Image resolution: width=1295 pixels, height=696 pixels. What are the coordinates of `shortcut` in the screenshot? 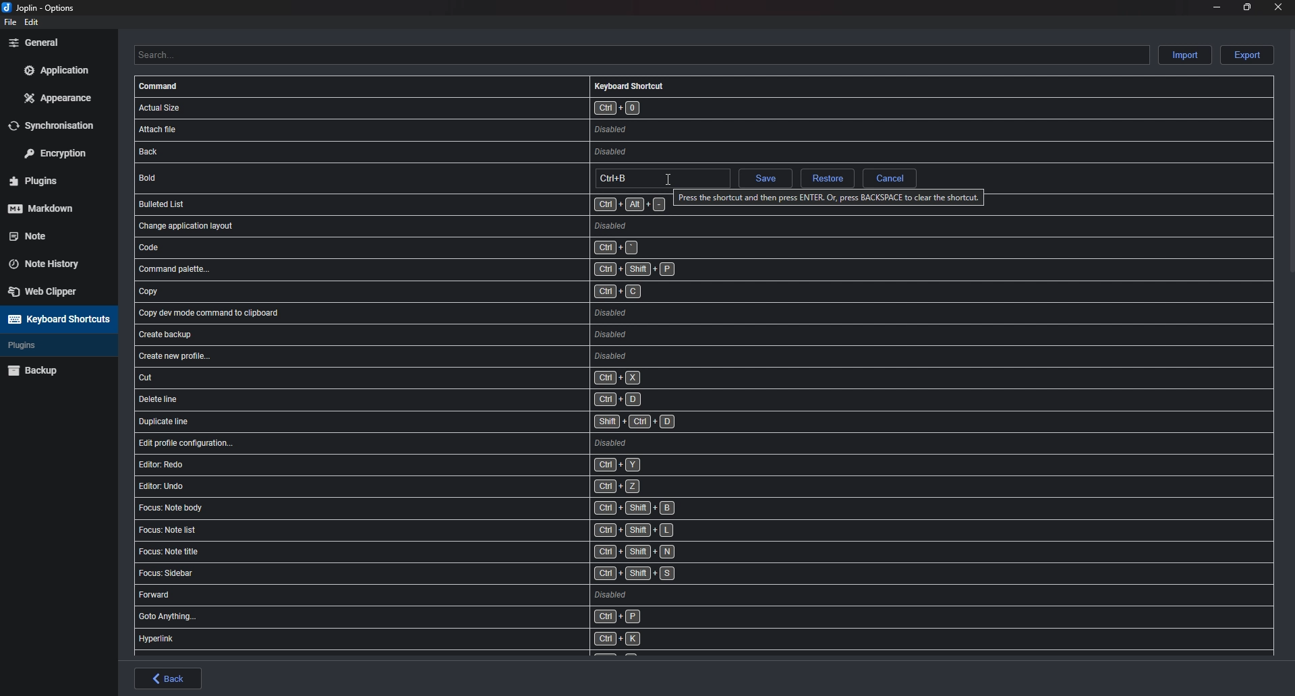 It's located at (450, 225).